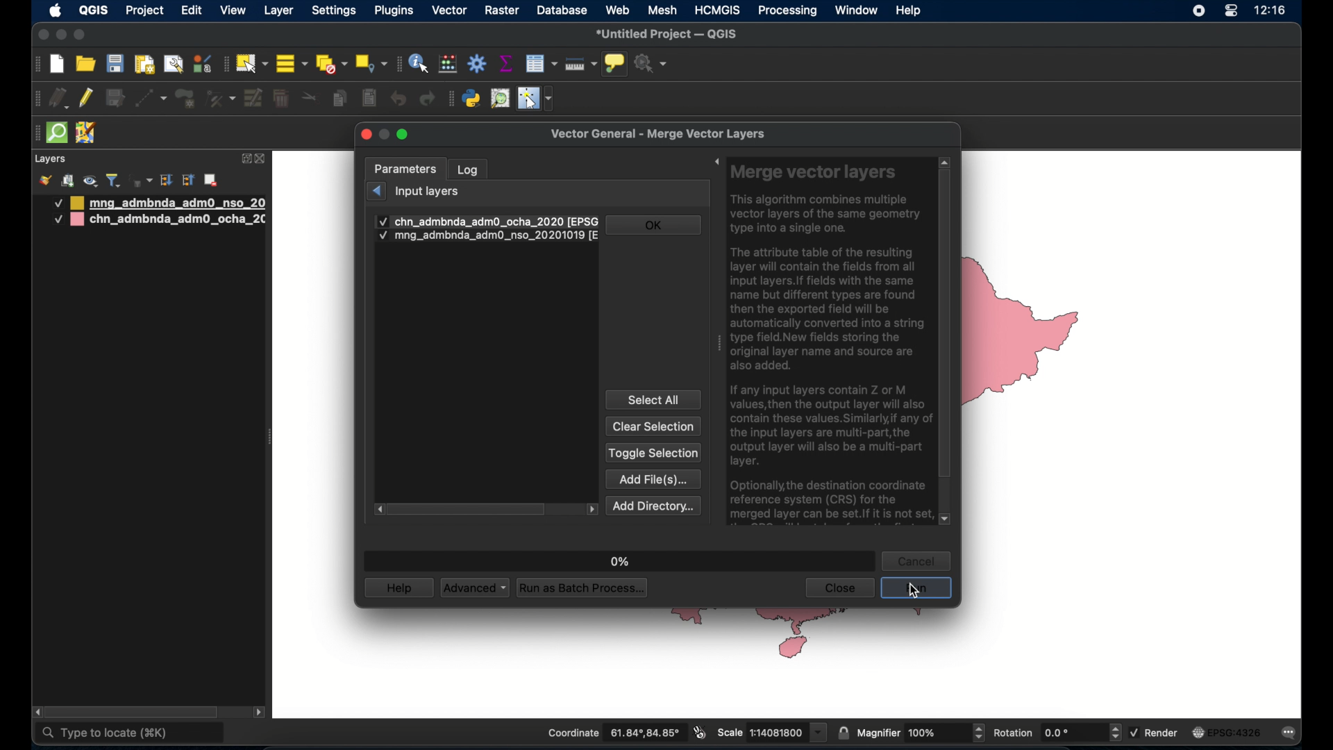 The image size is (1333, 750). Describe the element at coordinates (58, 65) in the screenshot. I see `create new project` at that location.